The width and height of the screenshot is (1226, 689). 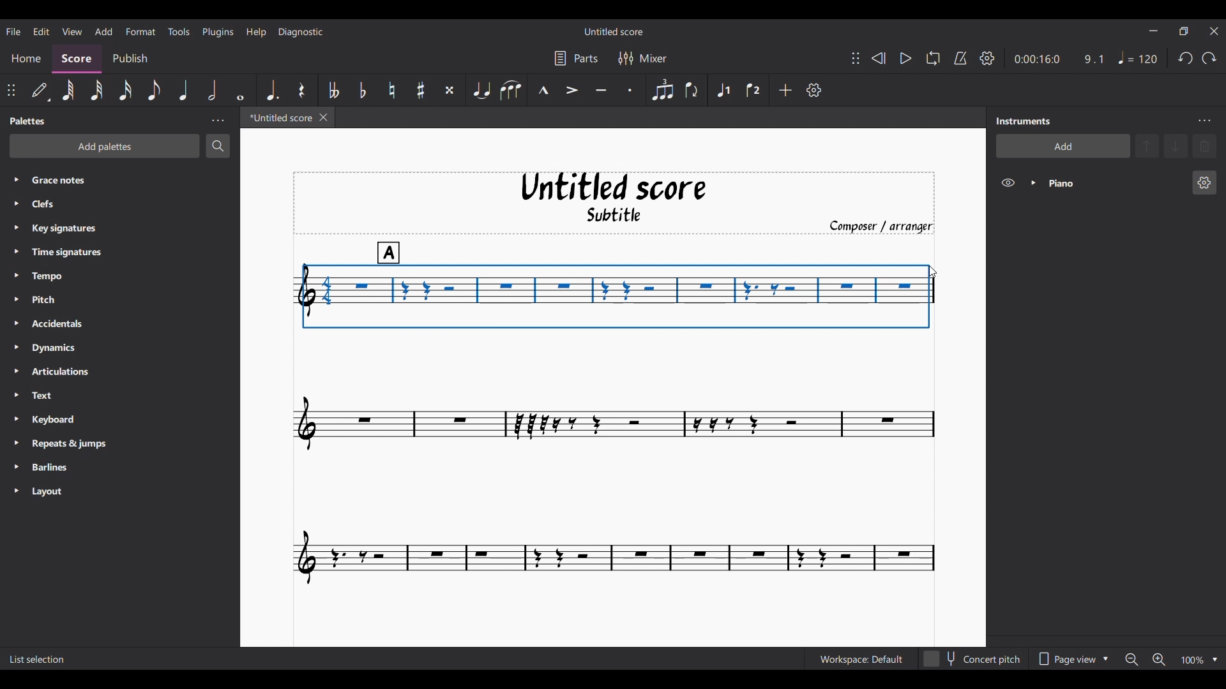 I want to click on Repeats & jumps, so click(x=75, y=443).